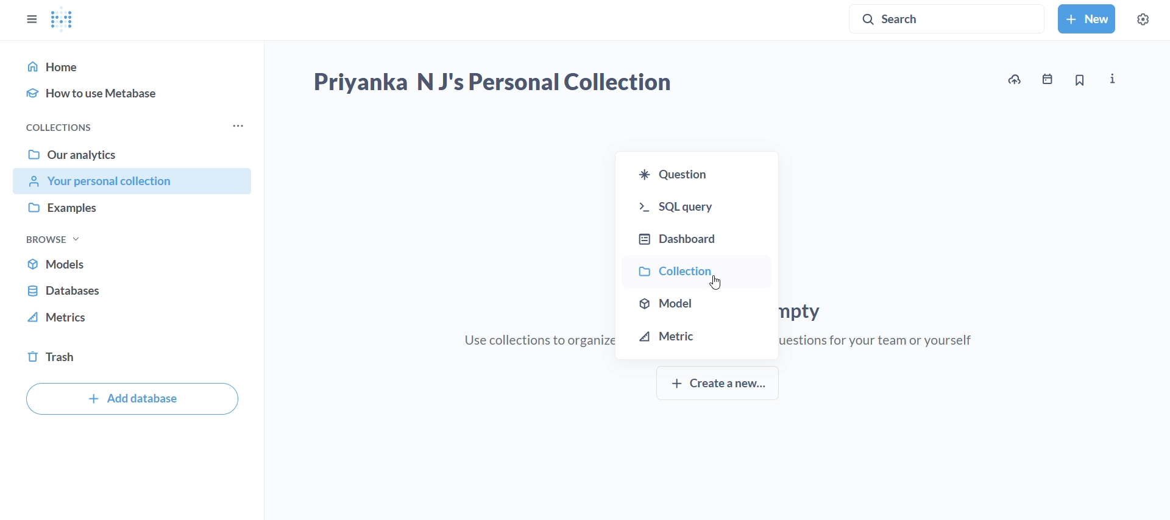 Image resolution: width=1170 pixels, height=520 pixels. I want to click on your personal collection, so click(132, 182).